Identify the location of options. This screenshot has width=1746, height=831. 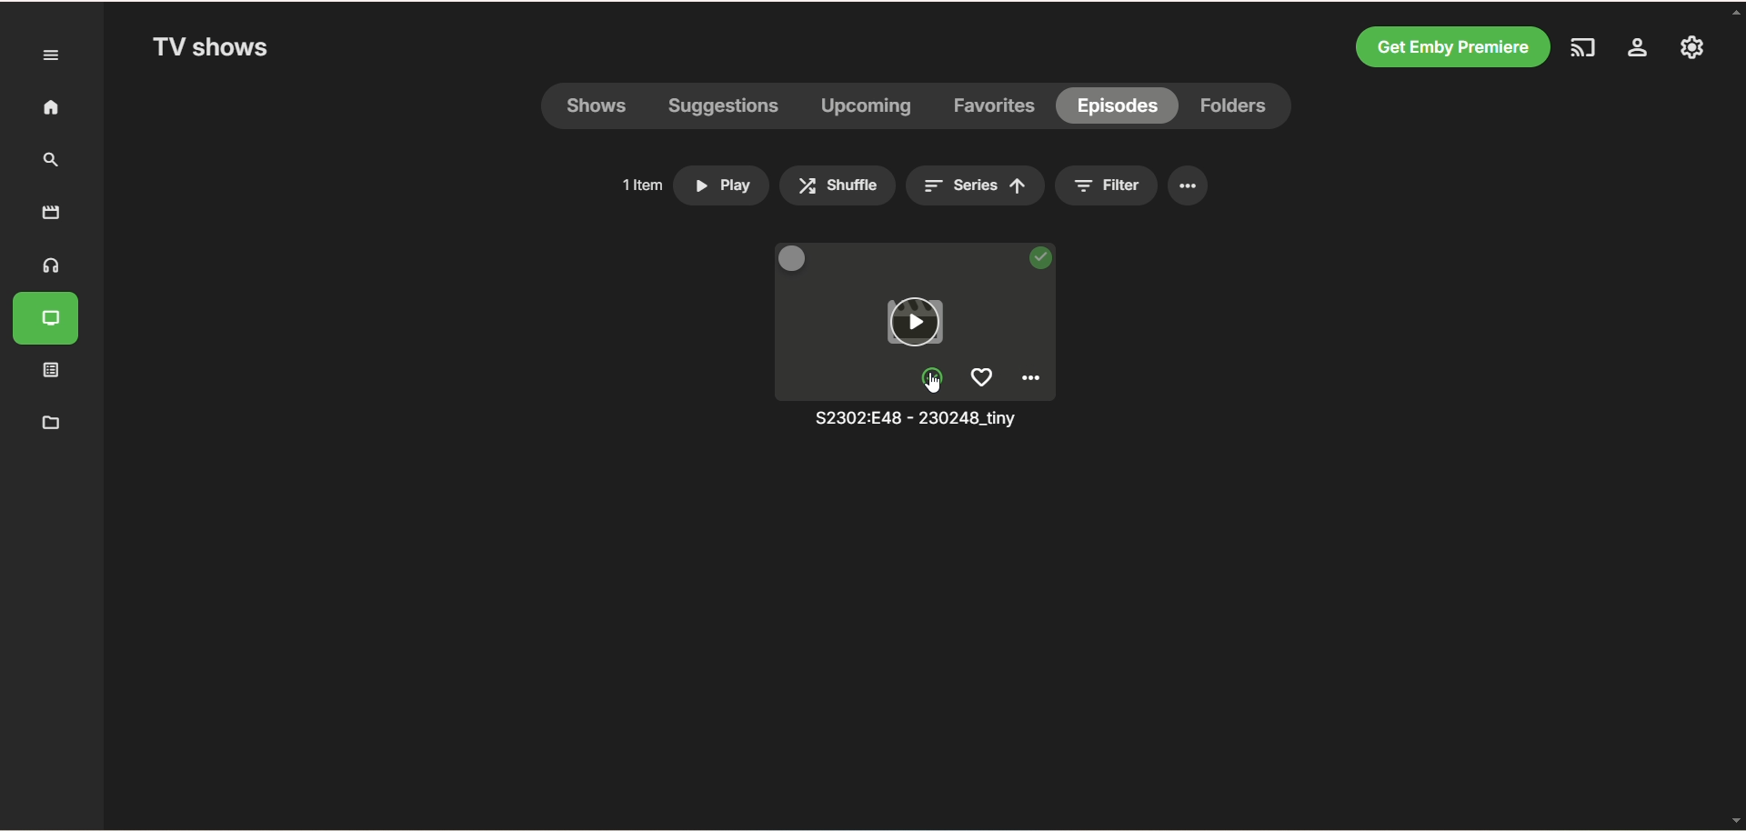
(1196, 189).